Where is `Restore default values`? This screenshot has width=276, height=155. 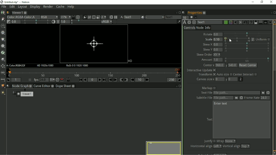 Restore default values is located at coordinates (245, 22).